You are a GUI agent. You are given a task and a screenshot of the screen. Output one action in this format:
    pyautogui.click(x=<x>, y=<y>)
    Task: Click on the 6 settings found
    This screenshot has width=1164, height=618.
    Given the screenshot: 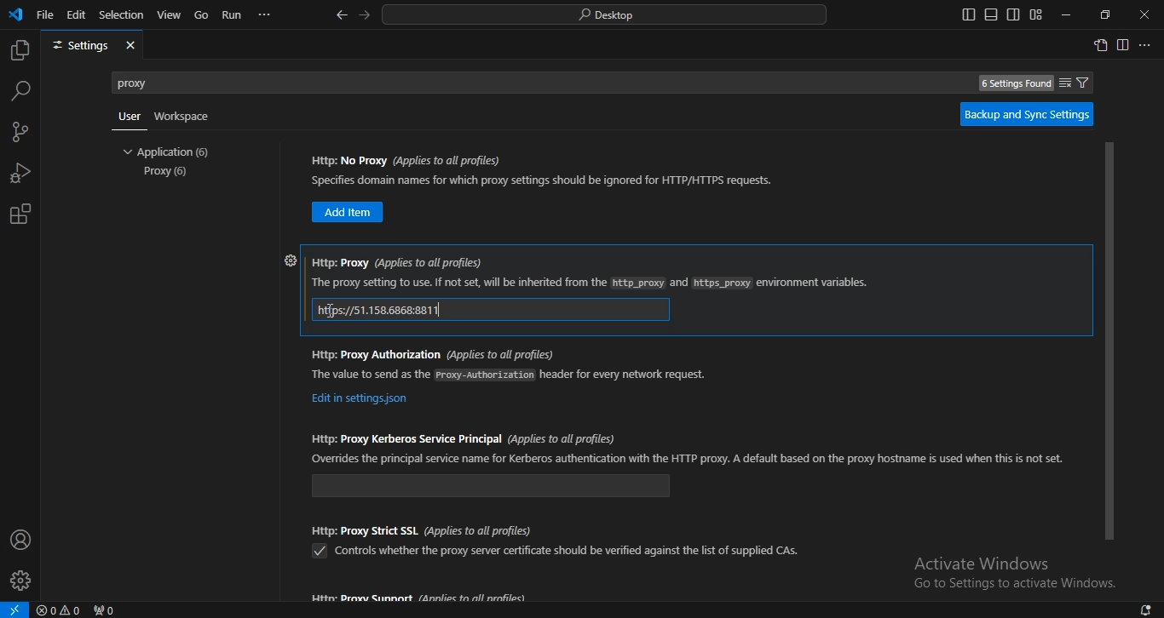 What is the action you would take?
    pyautogui.click(x=1011, y=85)
    